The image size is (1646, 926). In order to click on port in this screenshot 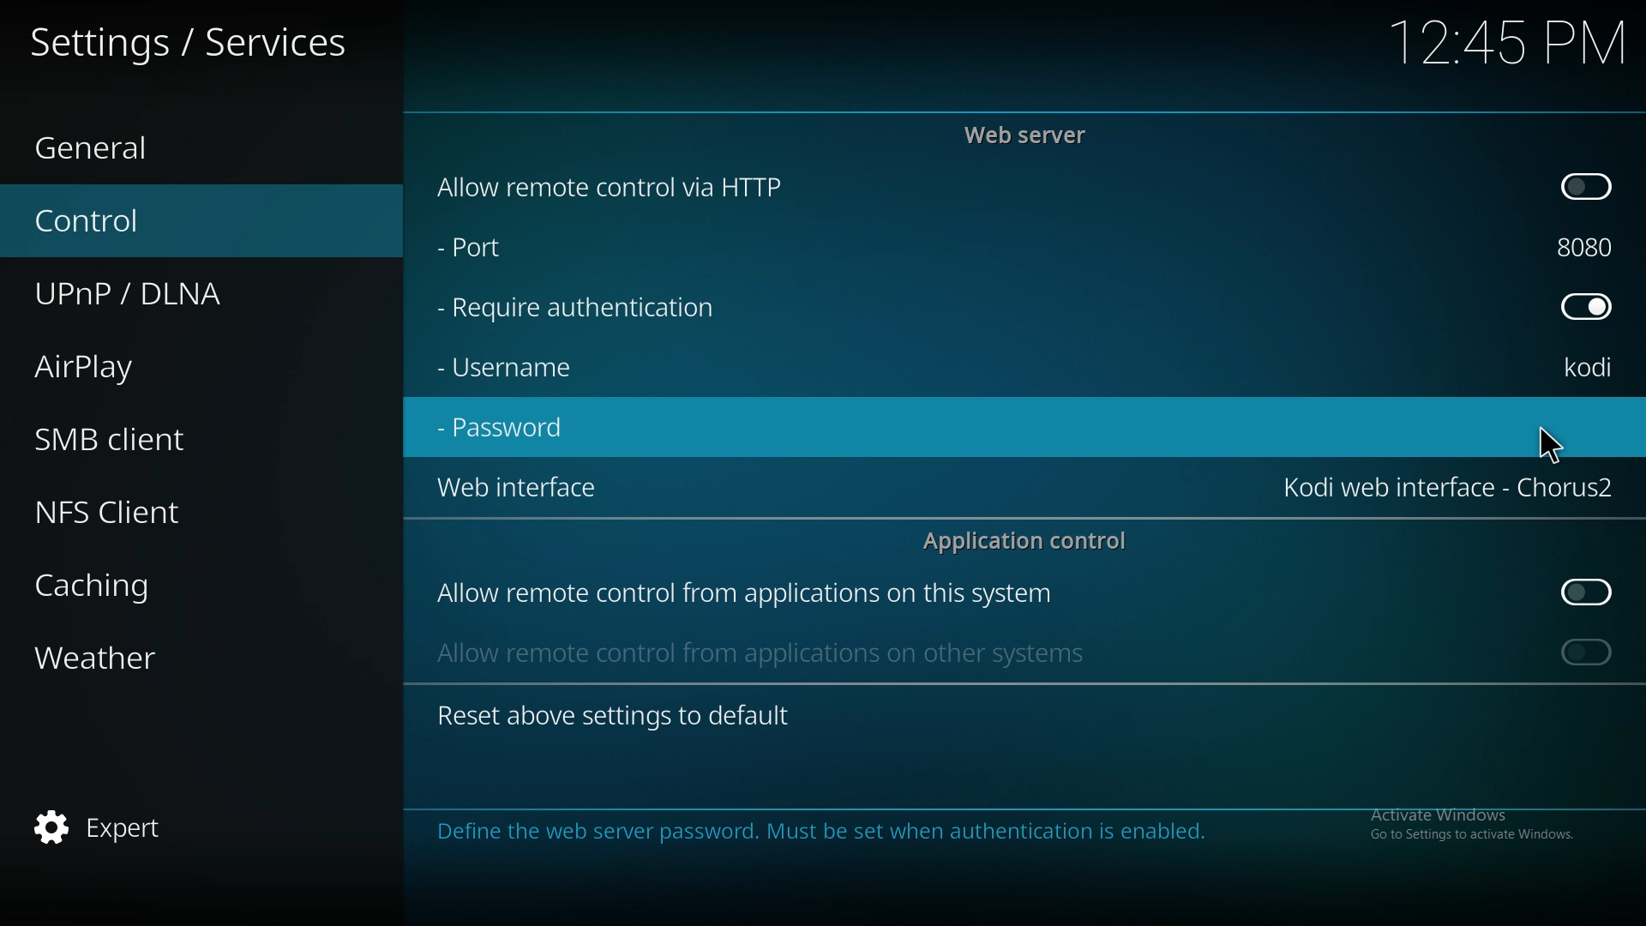, I will do `click(482, 244)`.